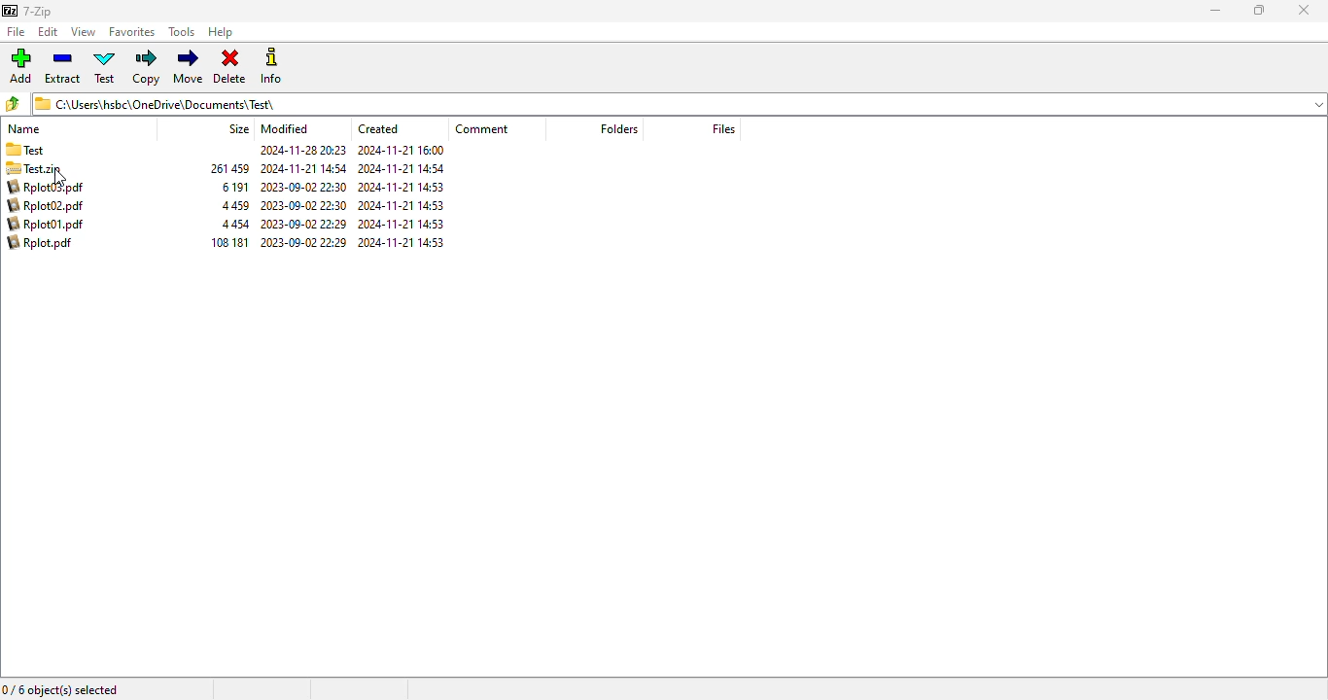 This screenshot has width=1328, height=700. Describe the element at coordinates (69, 688) in the screenshot. I see `0/6 object(s) selected` at that location.